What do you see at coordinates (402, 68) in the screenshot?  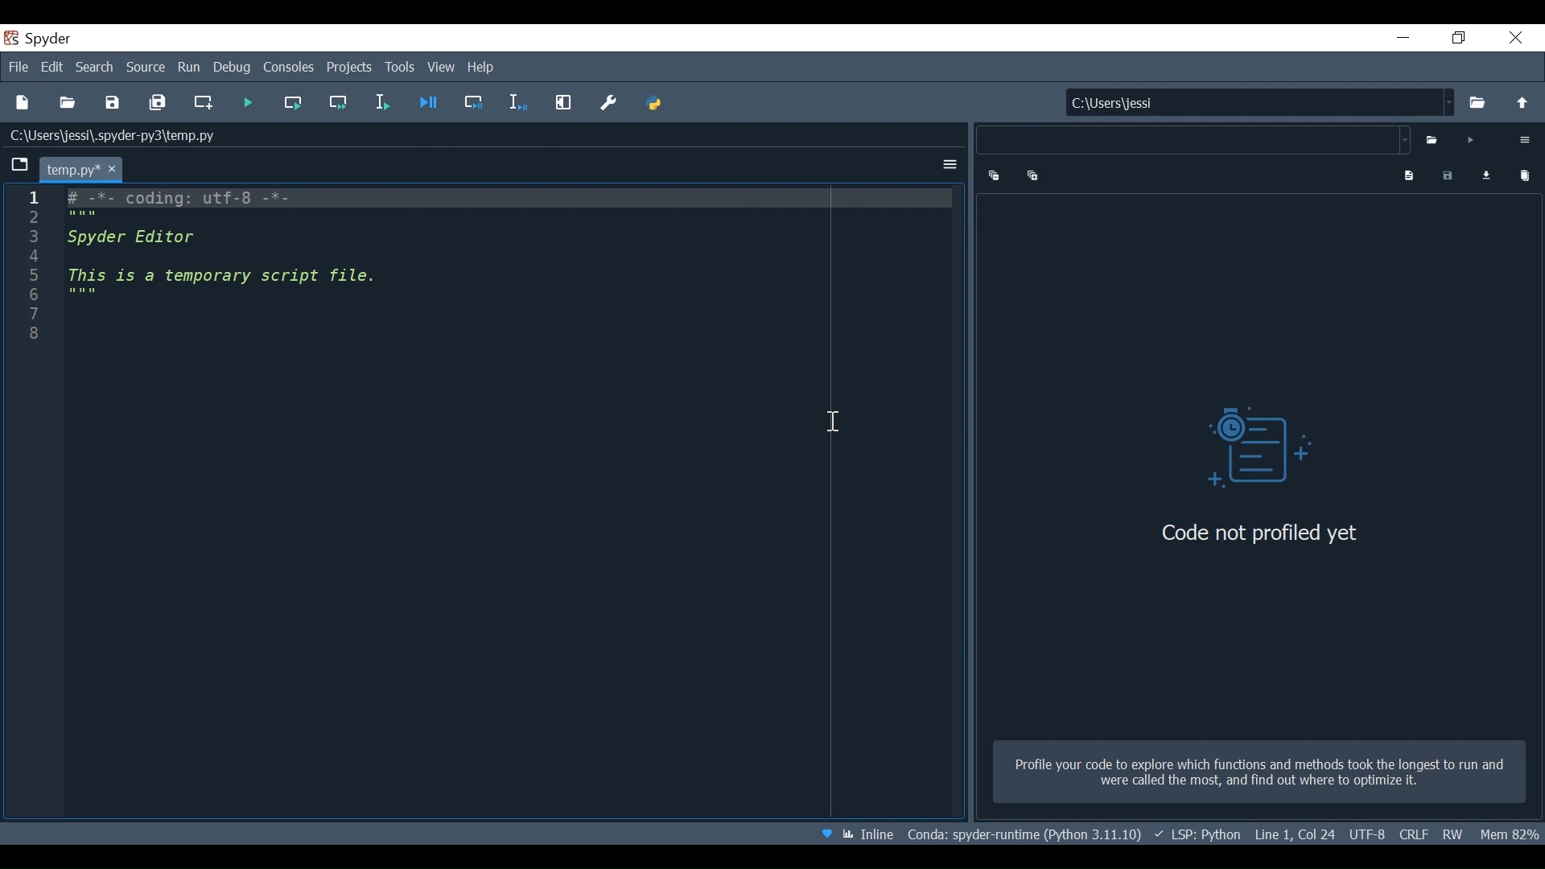 I see `Tools` at bounding box center [402, 68].